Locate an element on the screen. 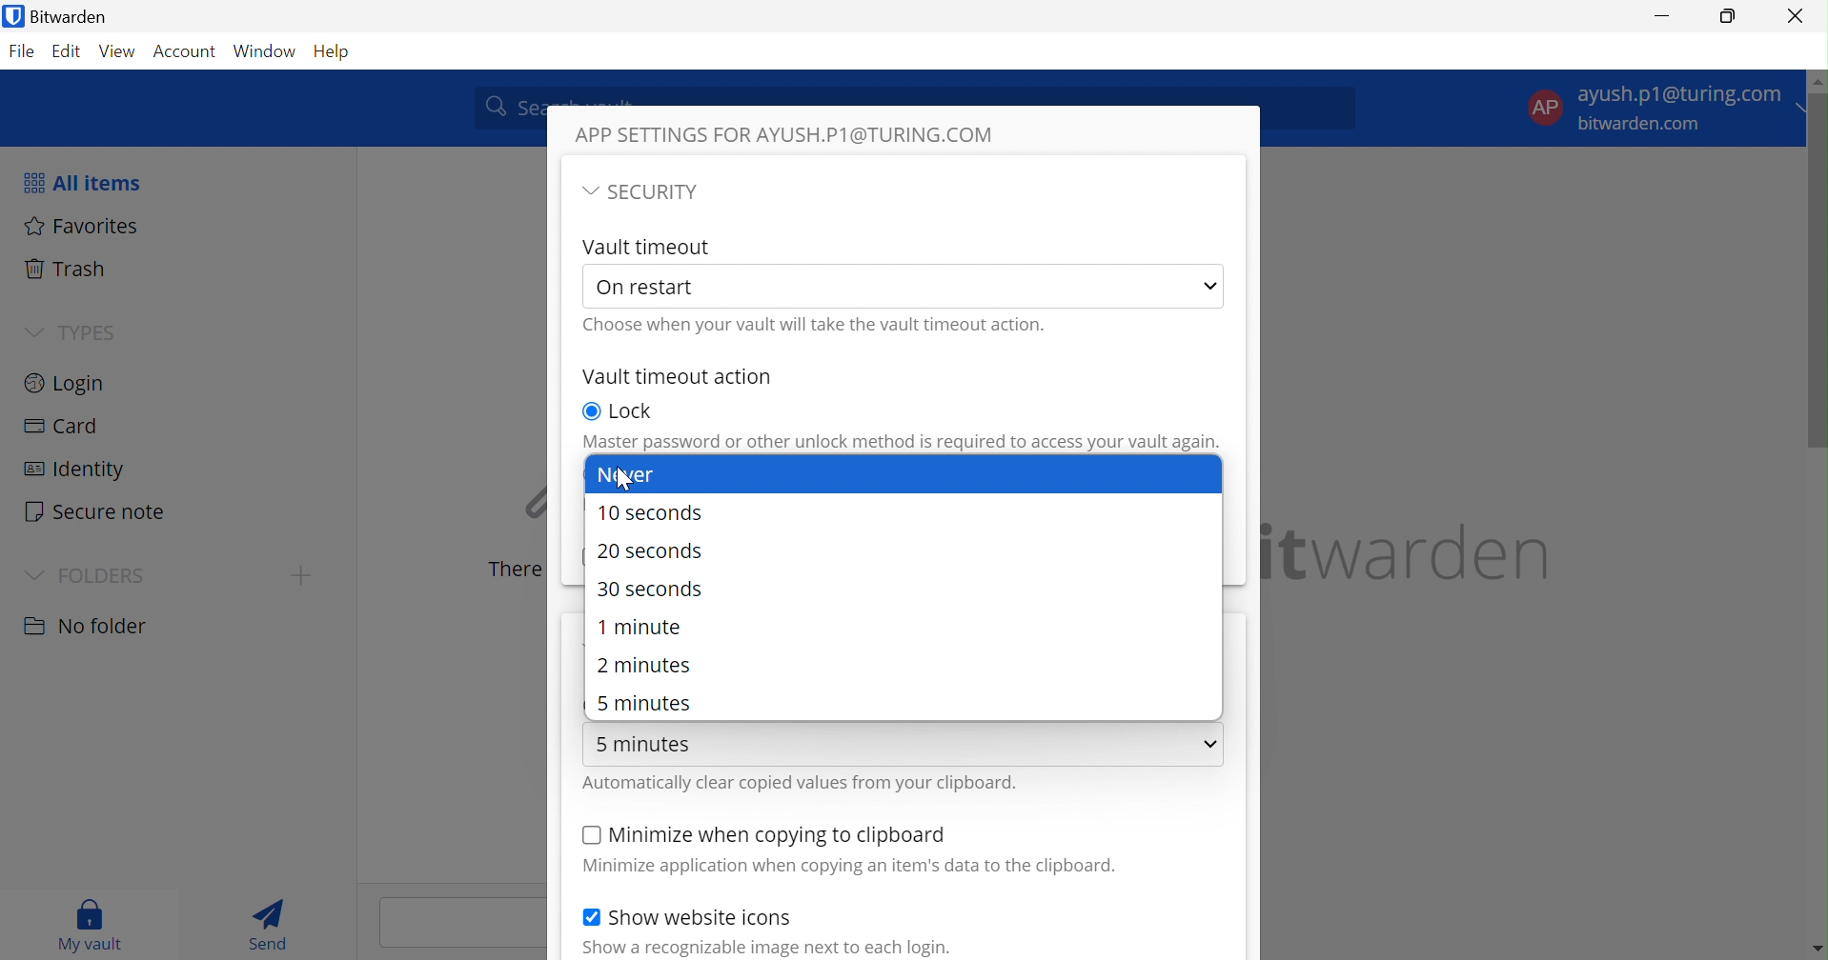  5 minutes is located at coordinates (643, 744).